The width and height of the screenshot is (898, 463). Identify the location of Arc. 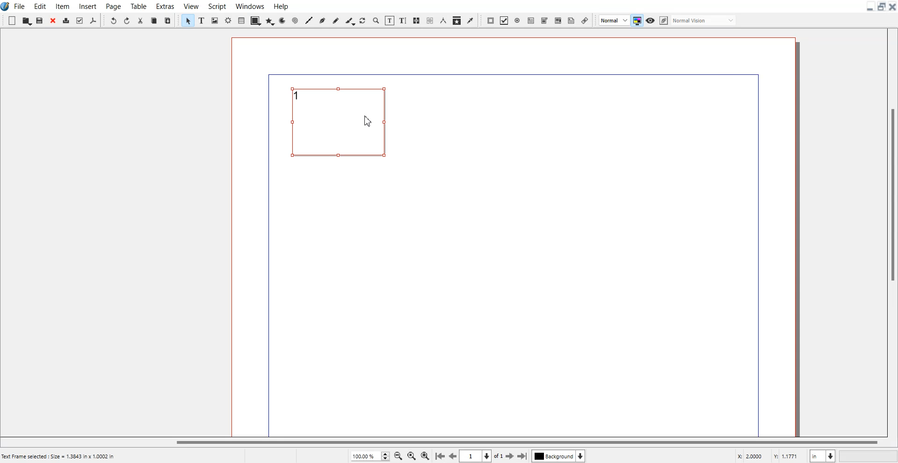
(282, 20).